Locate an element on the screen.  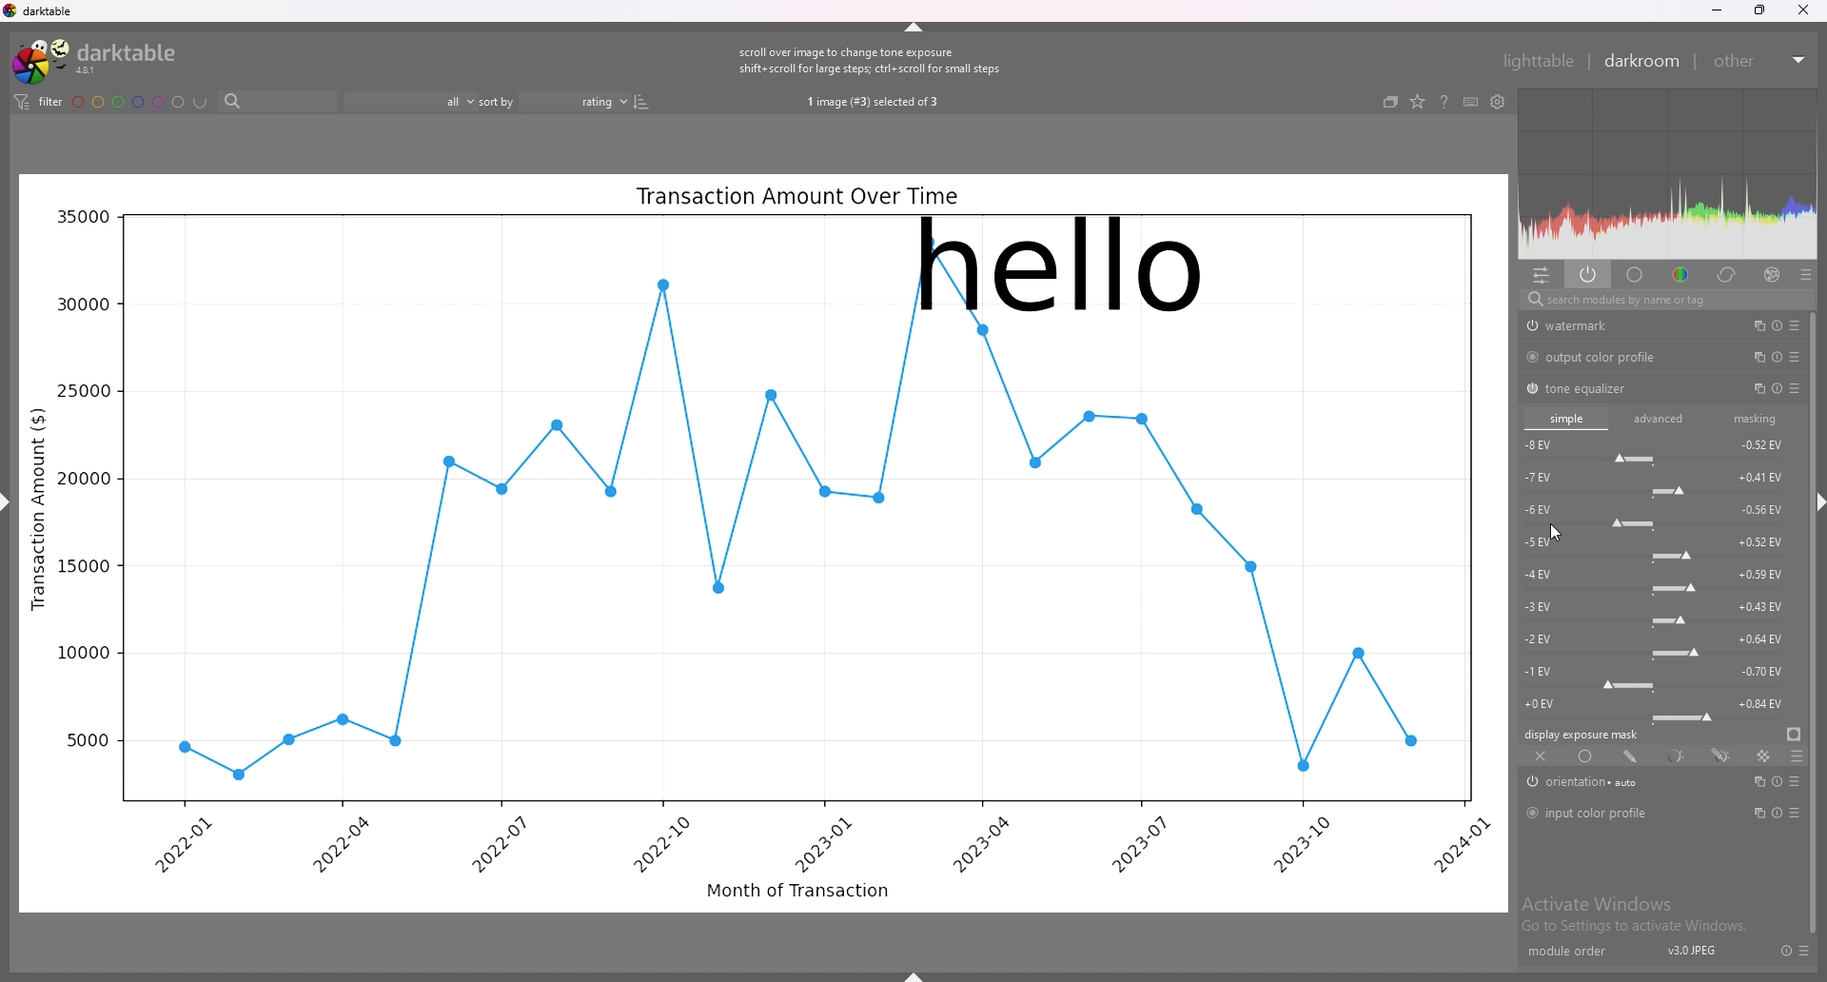
Go to Settings to activate Windows. is located at coordinates (1636, 928).